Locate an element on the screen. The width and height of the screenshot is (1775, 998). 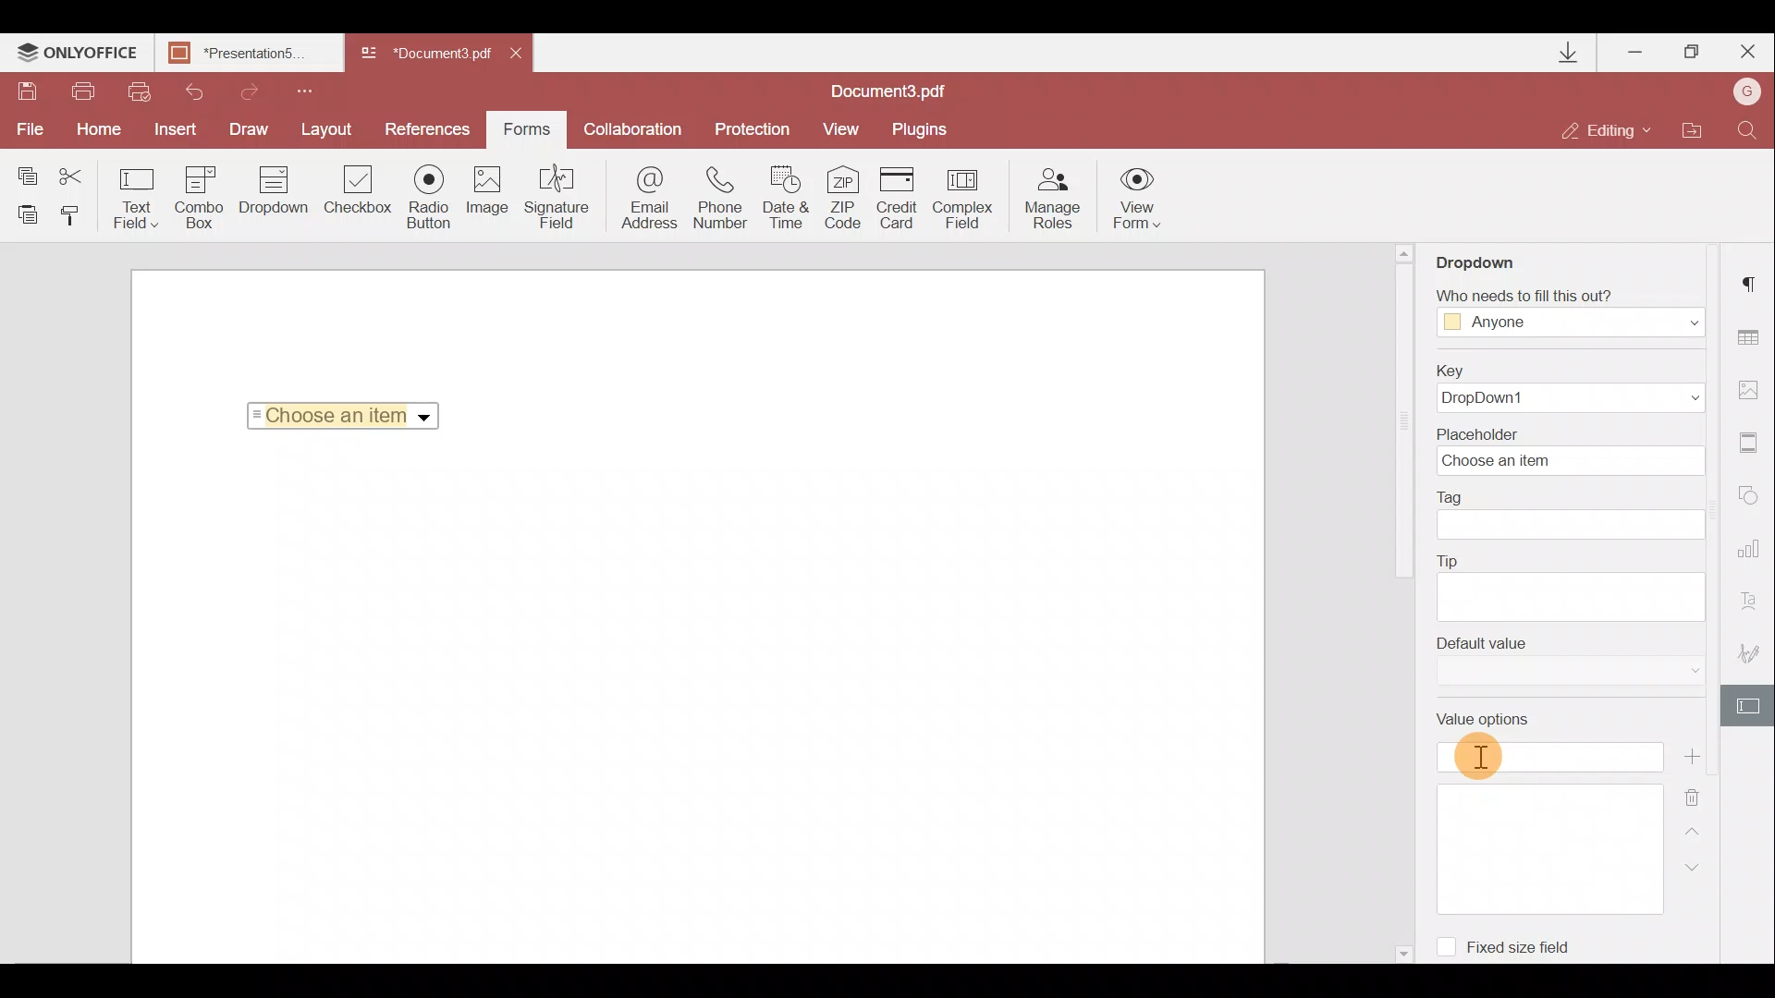
Protection is located at coordinates (750, 128).